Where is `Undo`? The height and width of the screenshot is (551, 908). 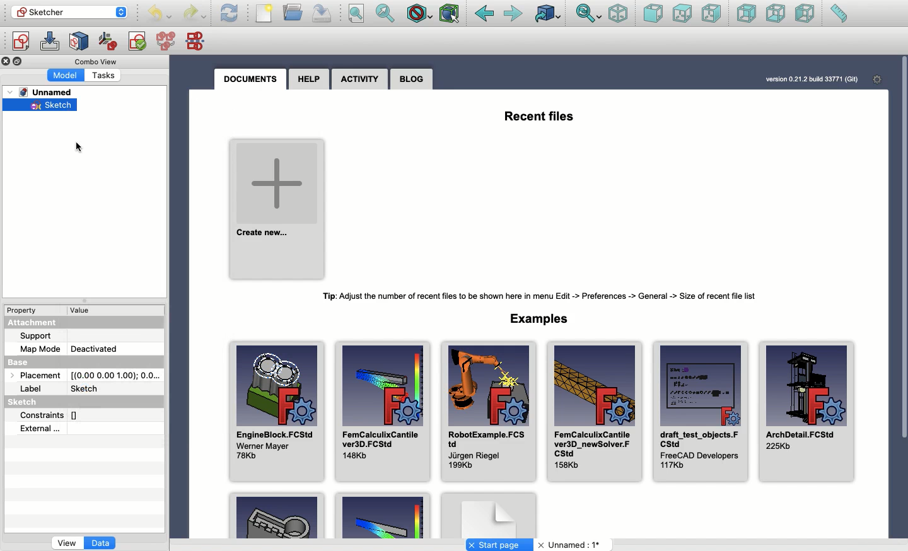 Undo is located at coordinates (160, 14).